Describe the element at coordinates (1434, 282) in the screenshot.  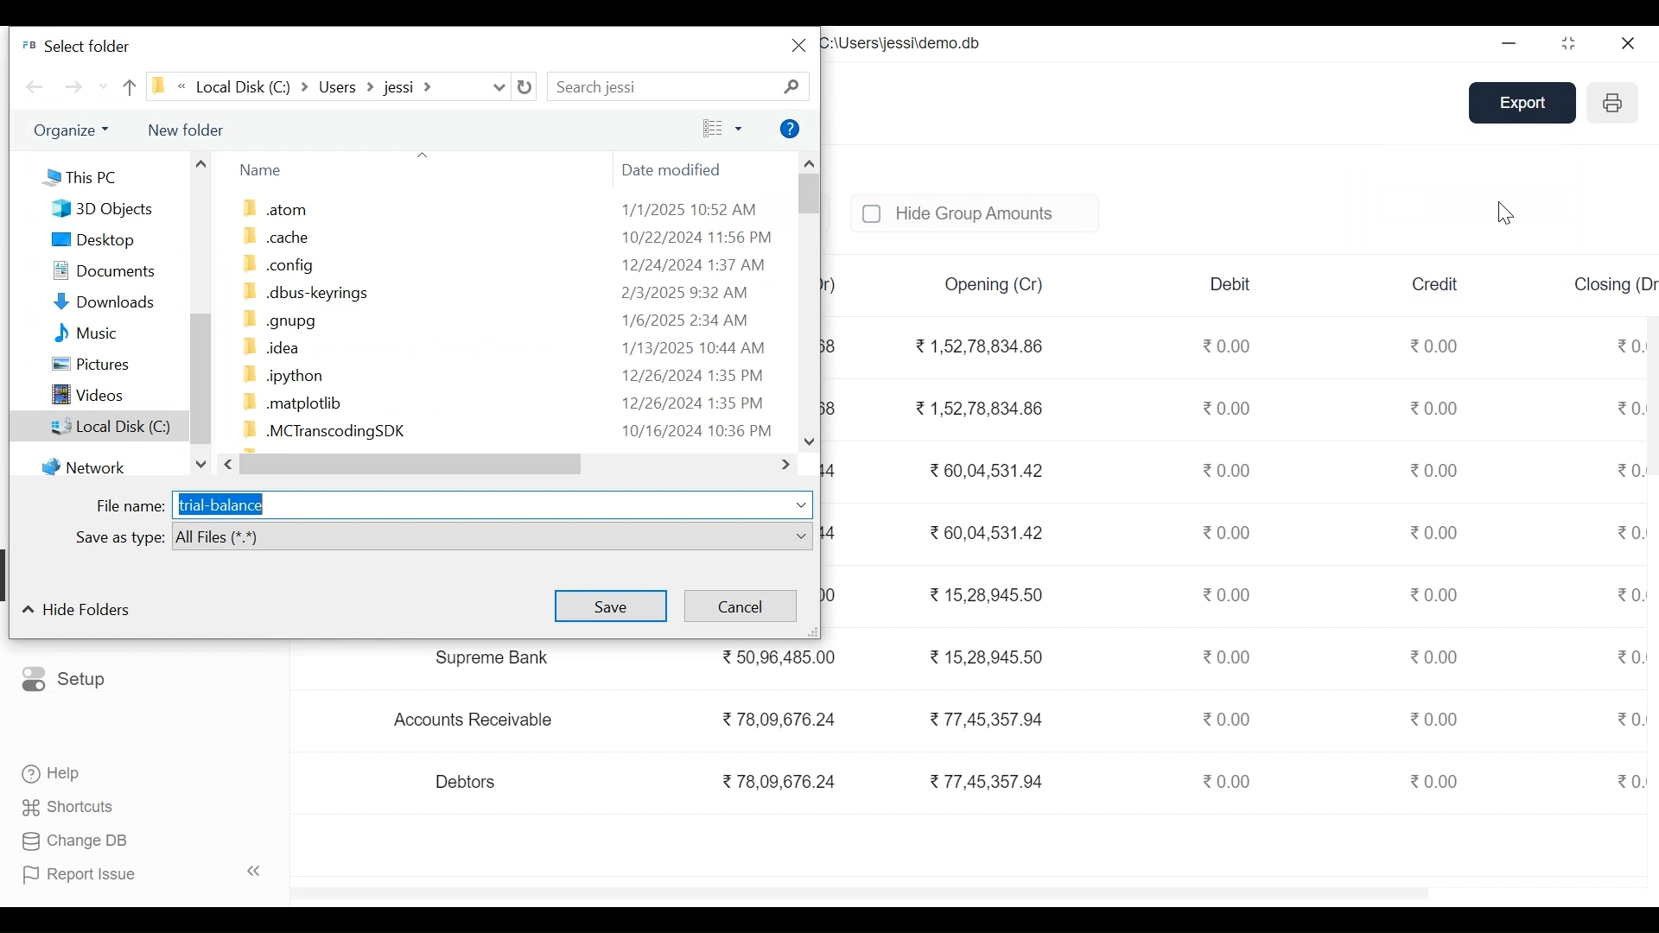
I see `Credit` at that location.